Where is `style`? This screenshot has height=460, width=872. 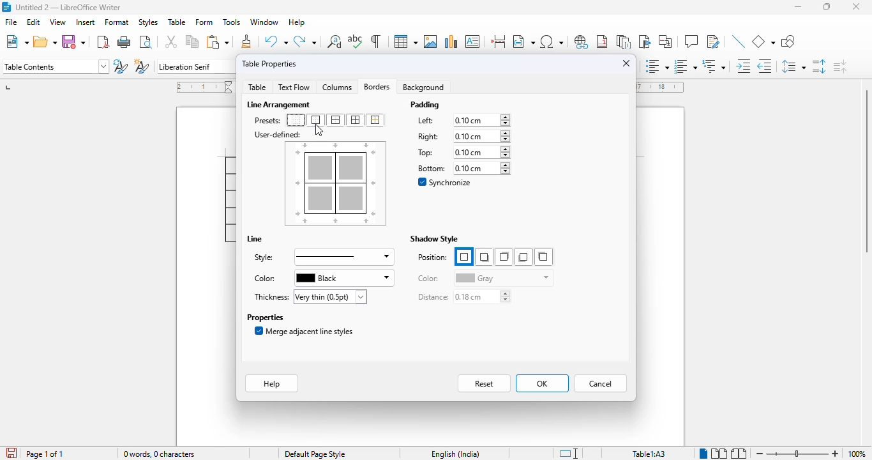 style is located at coordinates (322, 257).